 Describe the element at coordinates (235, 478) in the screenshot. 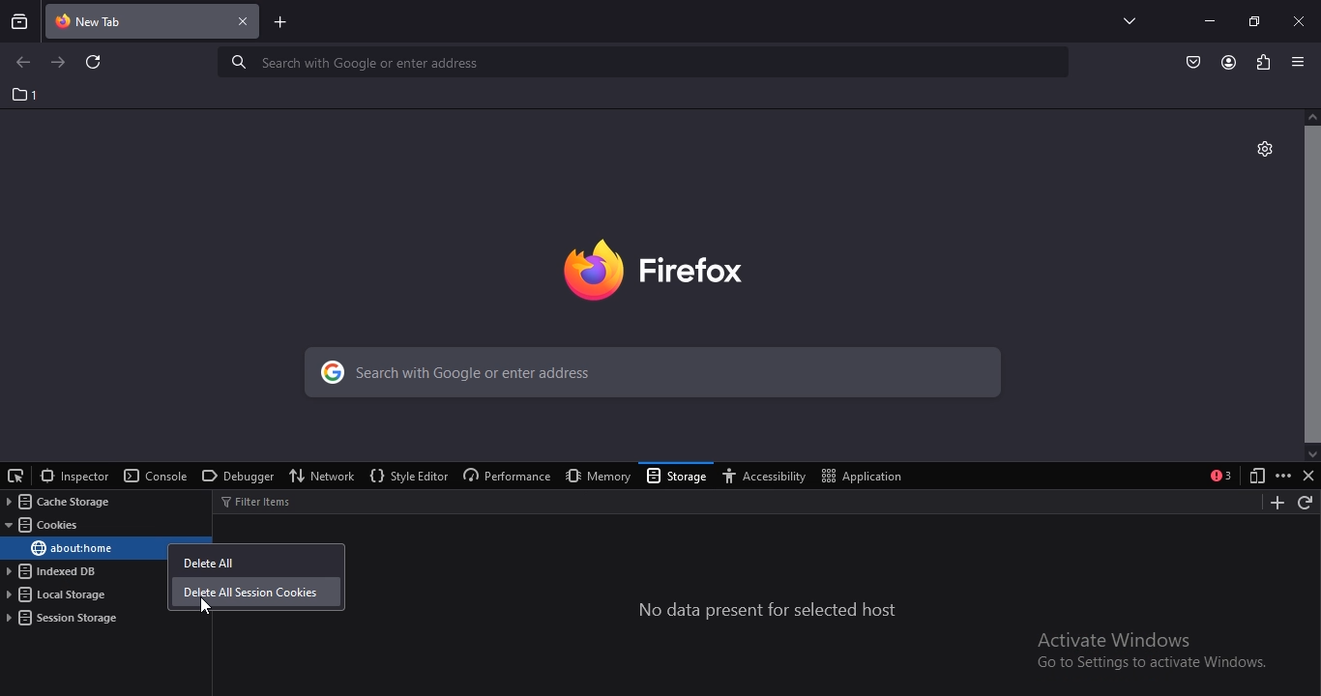

I see `debugger` at that location.